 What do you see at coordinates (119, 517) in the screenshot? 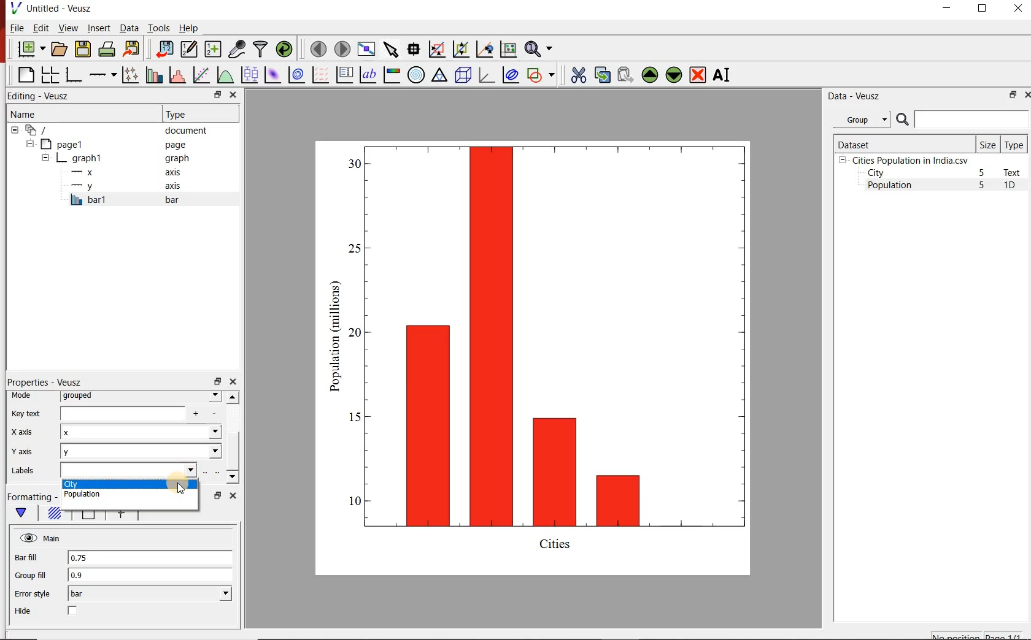
I see `Error bar line` at bounding box center [119, 517].